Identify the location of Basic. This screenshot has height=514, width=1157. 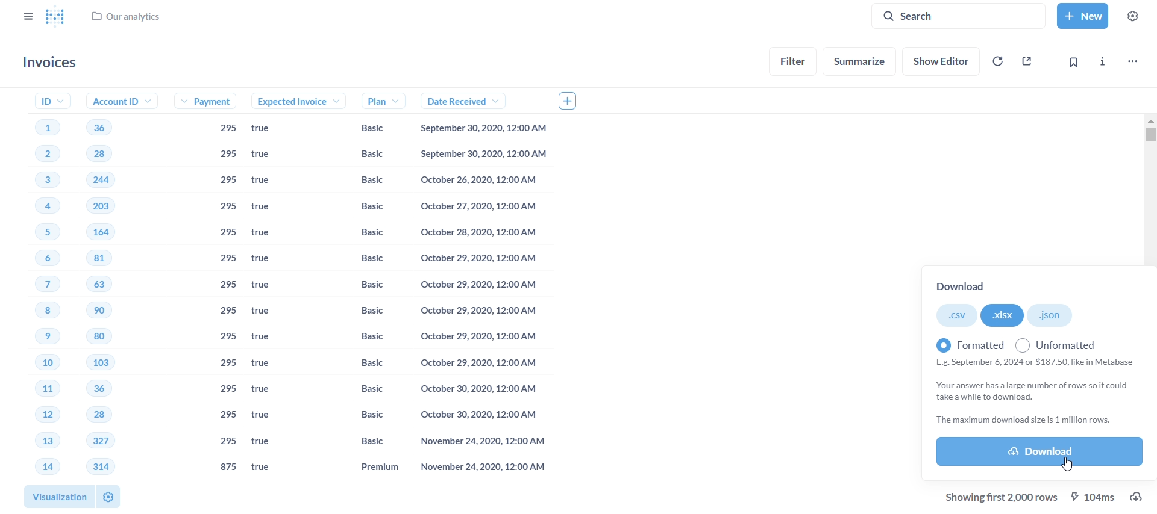
(363, 362).